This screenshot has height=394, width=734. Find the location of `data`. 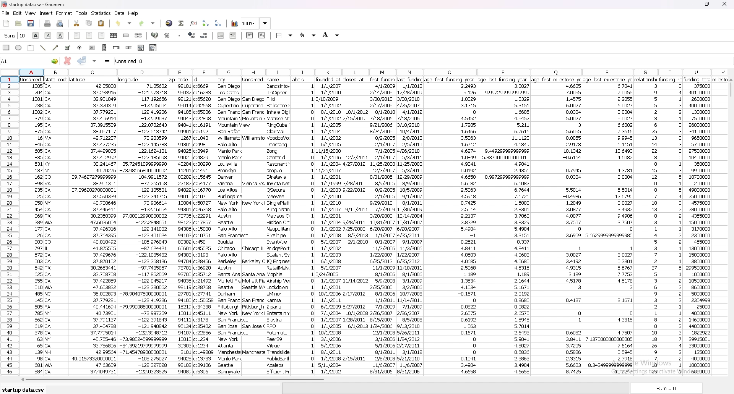

data is located at coordinates (556, 226).